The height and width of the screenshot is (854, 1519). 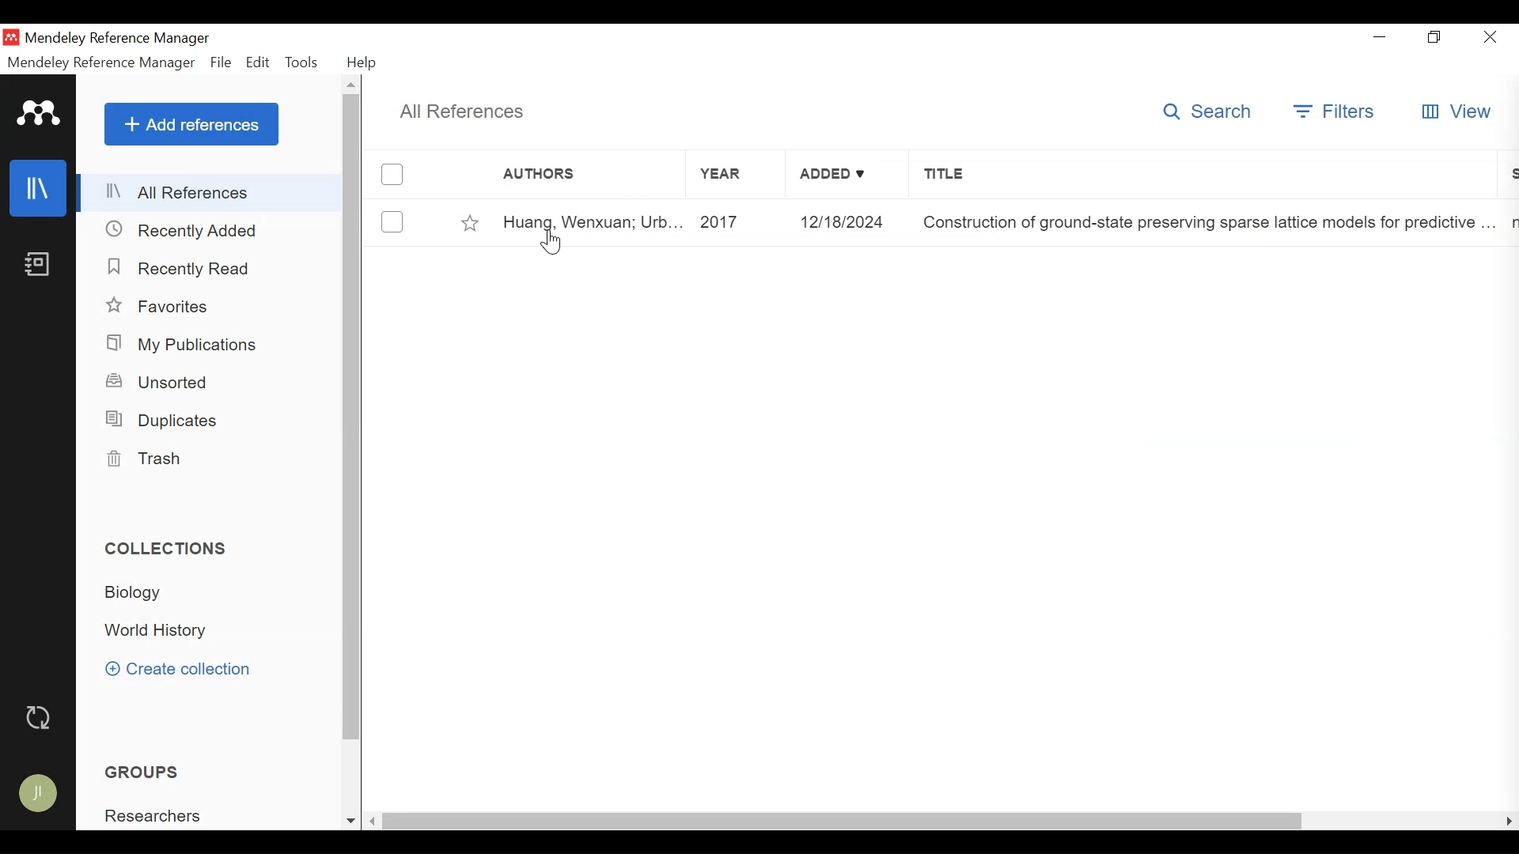 What do you see at coordinates (1202, 173) in the screenshot?
I see `Title` at bounding box center [1202, 173].